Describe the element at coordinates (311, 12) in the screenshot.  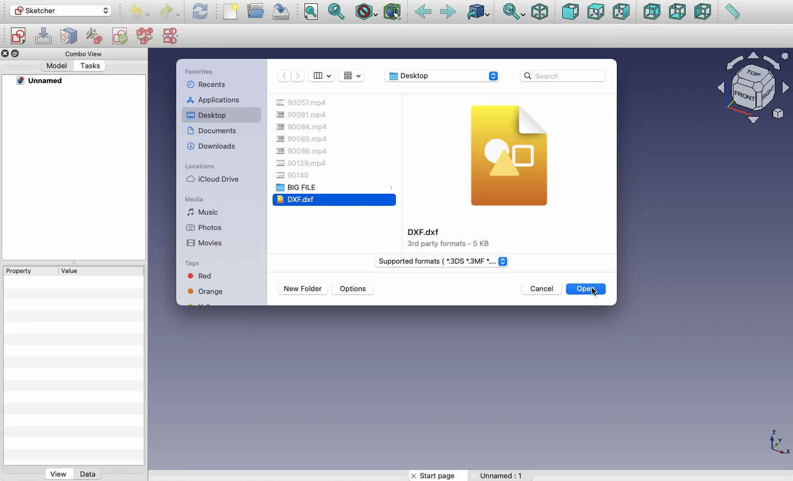
I see `Fit all` at that location.